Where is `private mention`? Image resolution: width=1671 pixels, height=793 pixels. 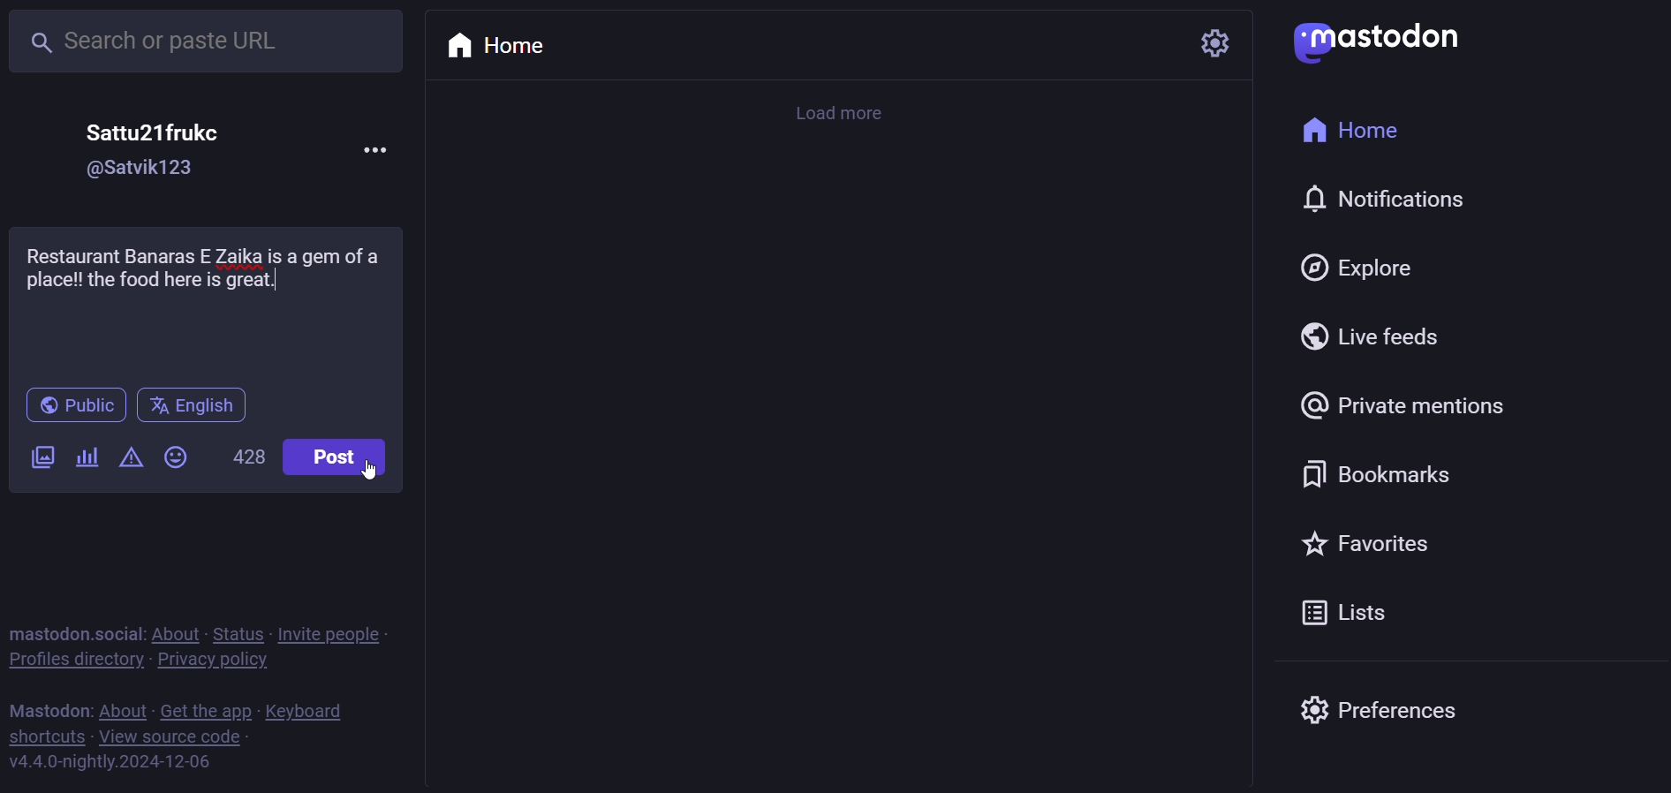
private mention is located at coordinates (1406, 407).